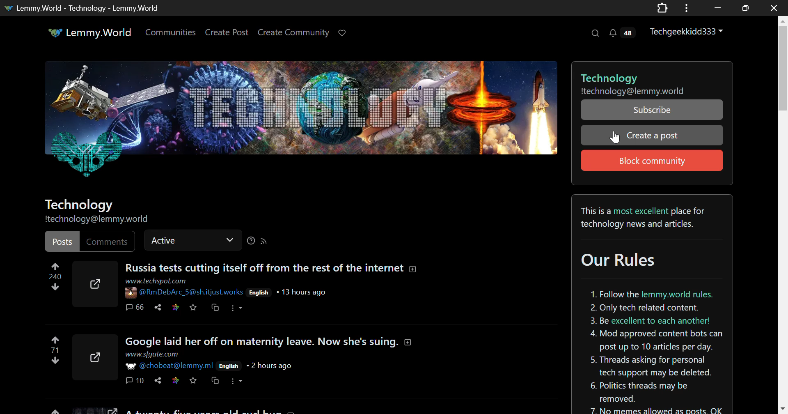 Image resolution: width=788 pixels, height=414 pixels. Describe the element at coordinates (250, 410) in the screenshot. I see `Community Post` at that location.